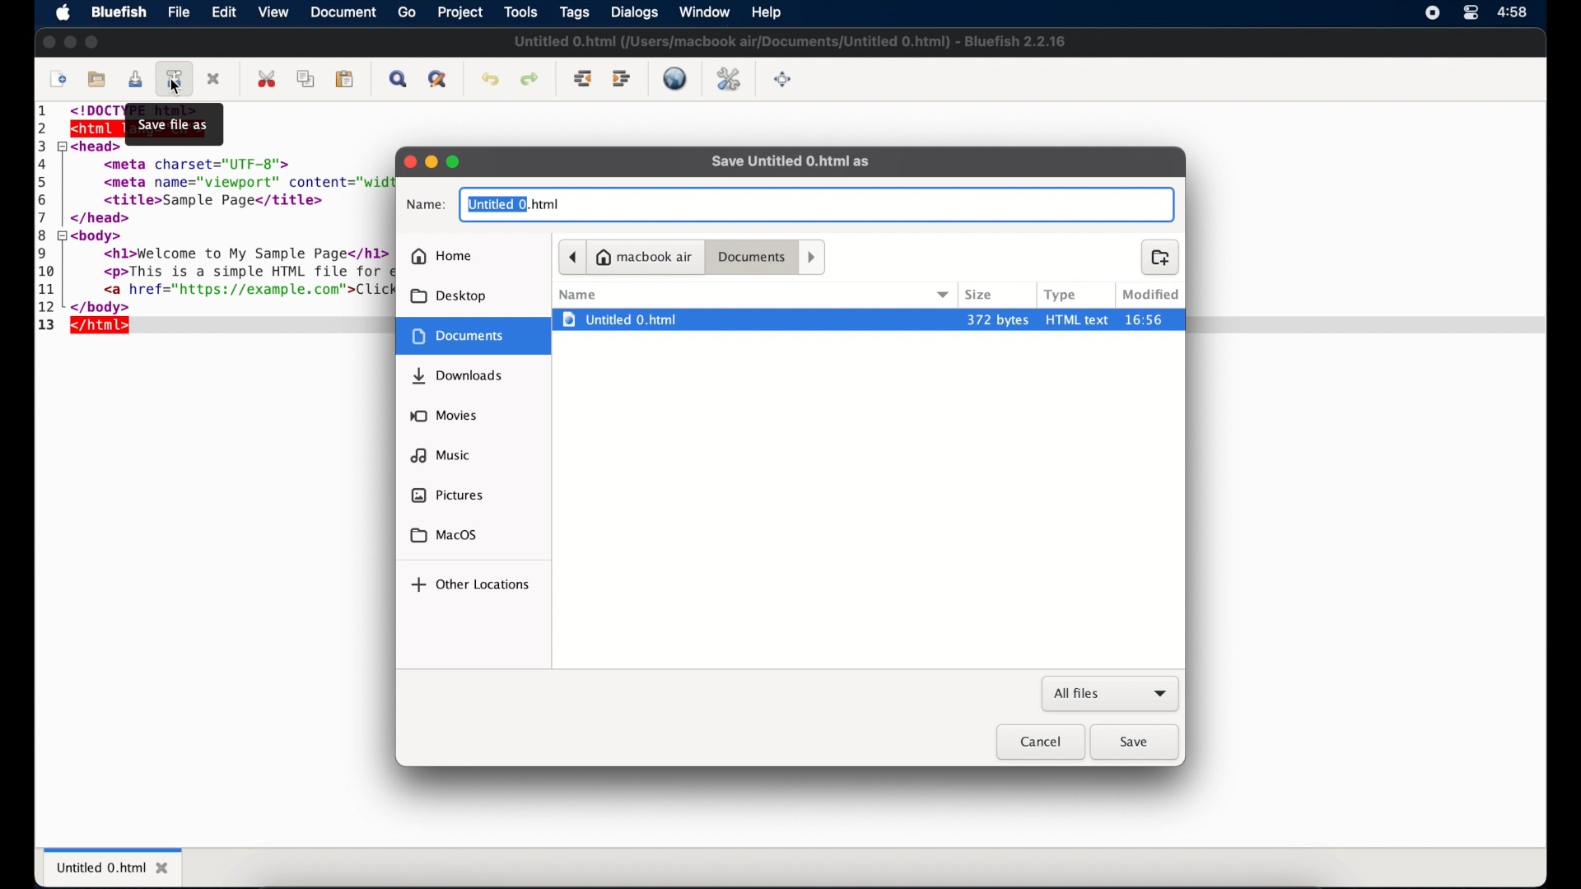 The width and height of the screenshot is (1581, 889). What do you see at coordinates (462, 13) in the screenshot?
I see `project` at bounding box center [462, 13].